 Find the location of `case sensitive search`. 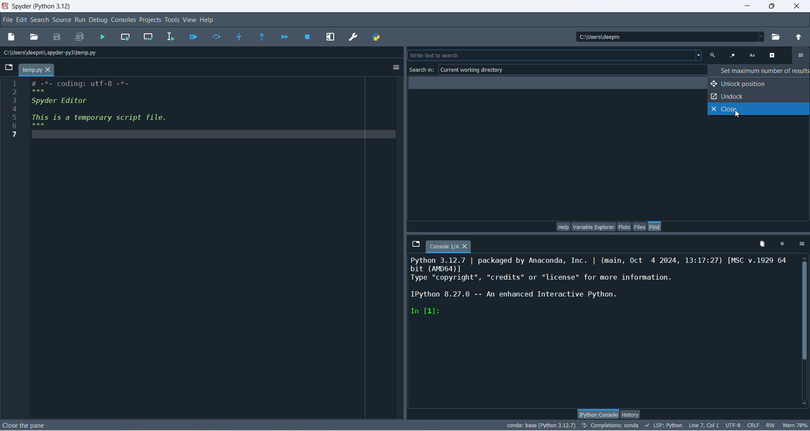

case sensitive search is located at coordinates (751, 56).